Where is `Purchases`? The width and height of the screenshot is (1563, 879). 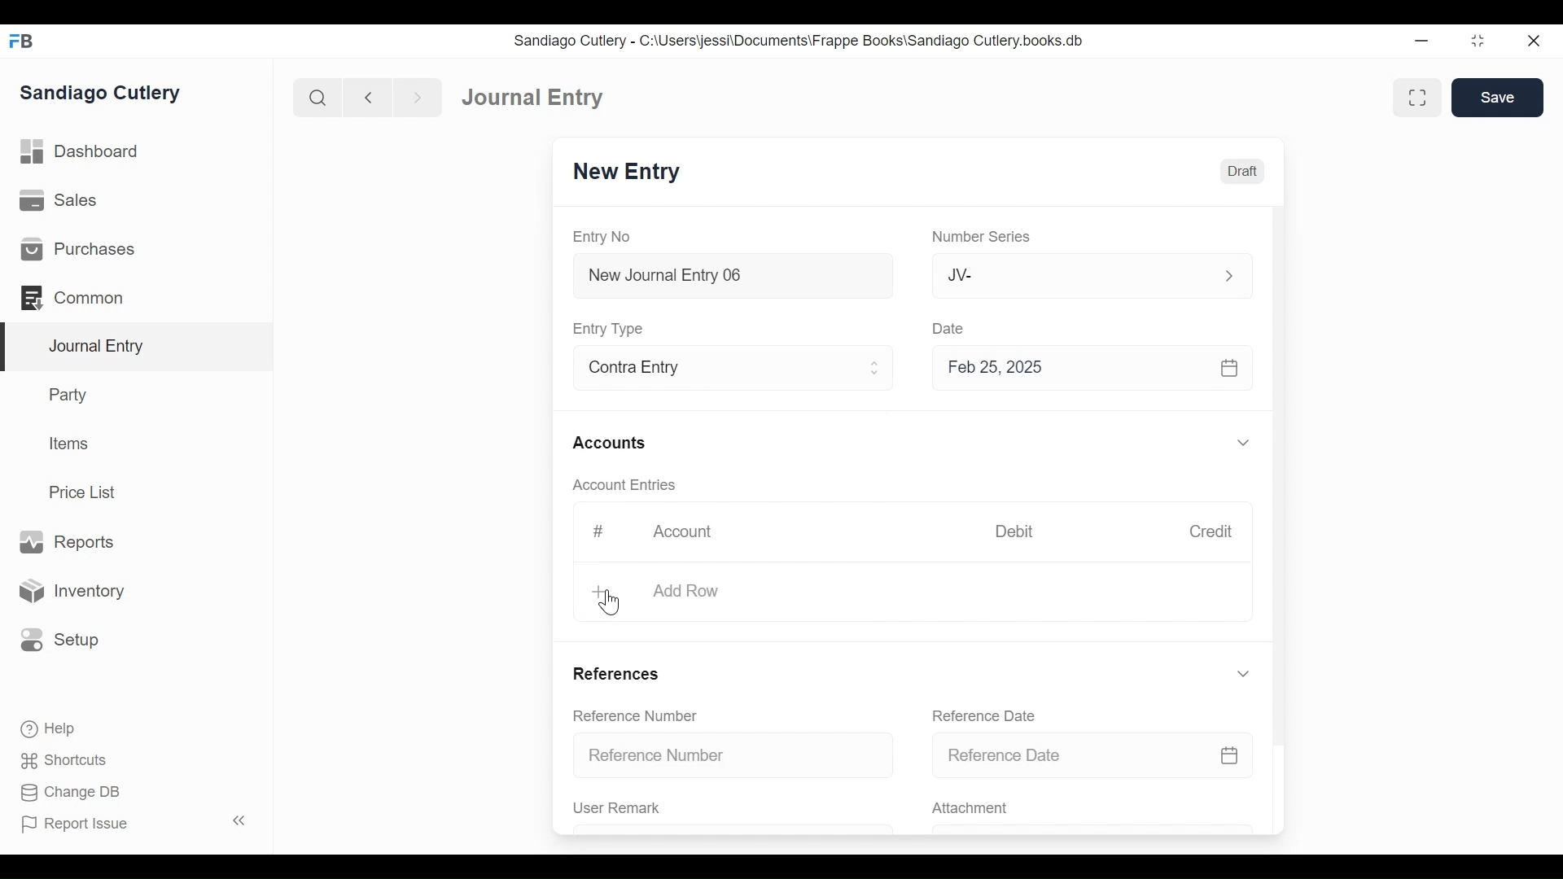 Purchases is located at coordinates (77, 249).